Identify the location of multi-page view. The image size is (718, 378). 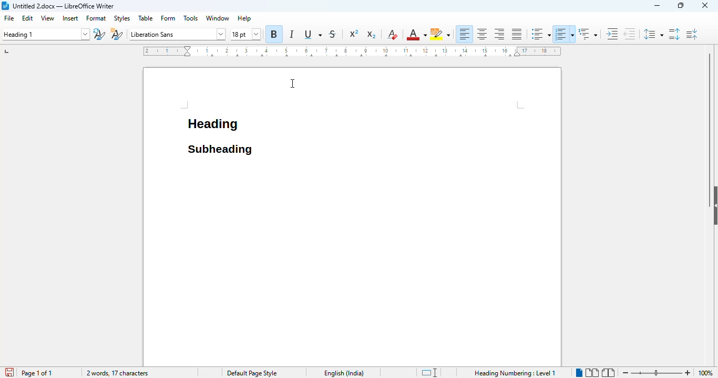
(592, 373).